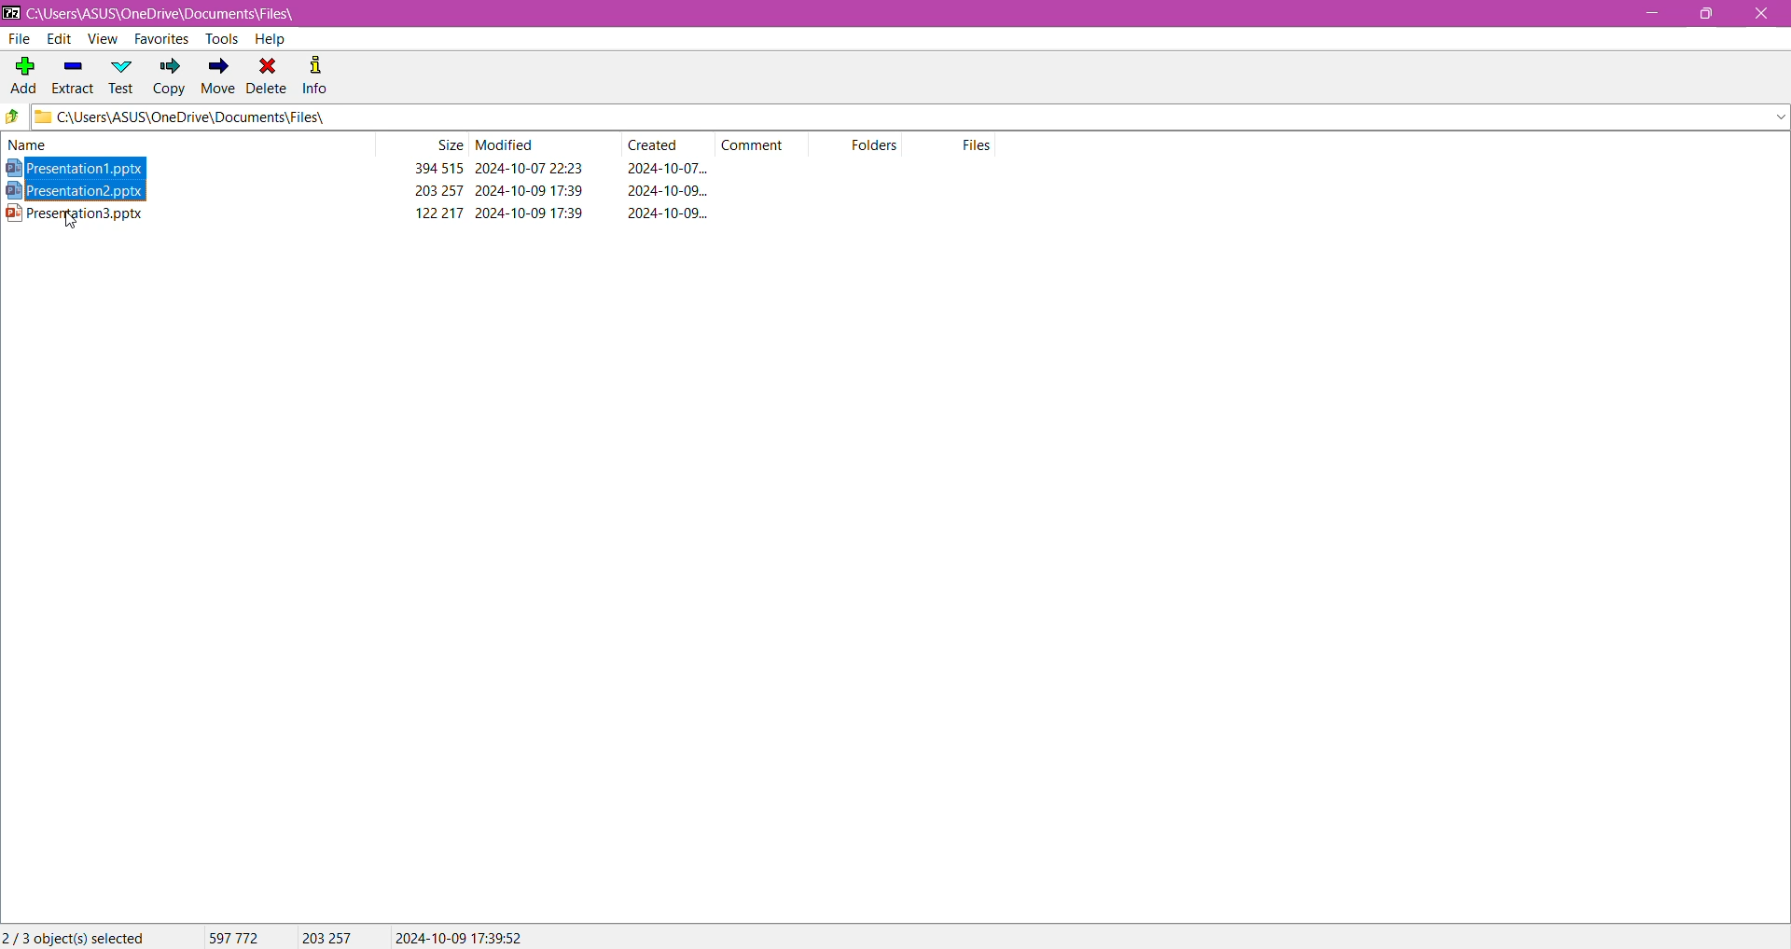 The image size is (1791, 949). What do you see at coordinates (58, 39) in the screenshot?
I see `Edit` at bounding box center [58, 39].